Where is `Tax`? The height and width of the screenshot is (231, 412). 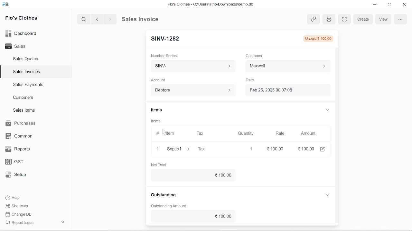 Tax is located at coordinates (204, 149).